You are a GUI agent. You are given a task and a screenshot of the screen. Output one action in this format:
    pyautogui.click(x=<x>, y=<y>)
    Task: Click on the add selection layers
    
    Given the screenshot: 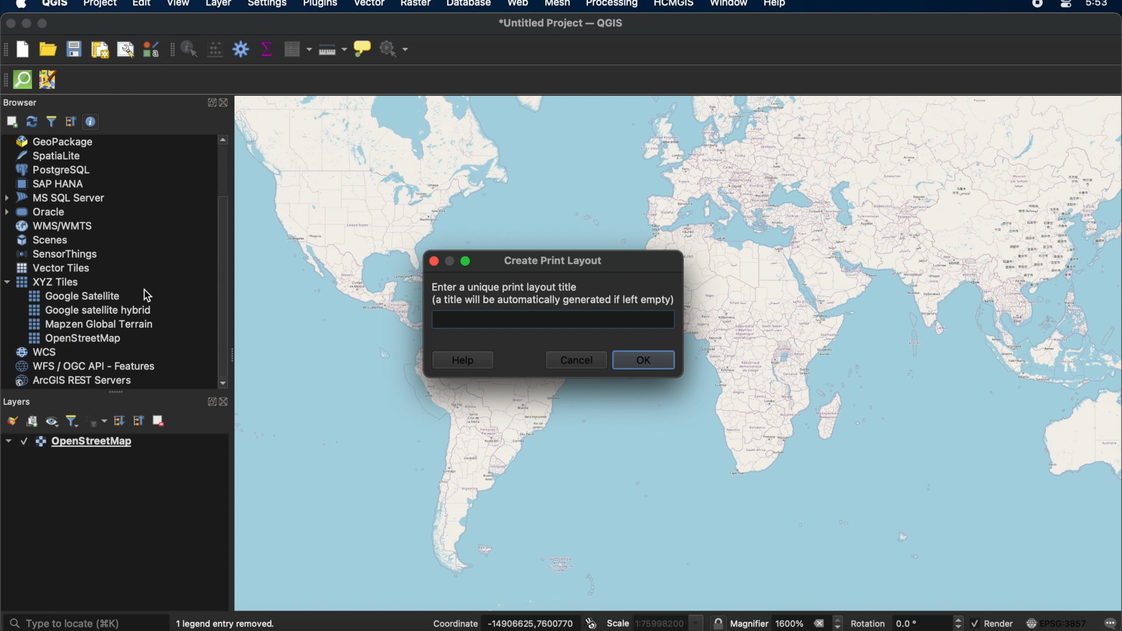 What is the action you would take?
    pyautogui.click(x=9, y=122)
    